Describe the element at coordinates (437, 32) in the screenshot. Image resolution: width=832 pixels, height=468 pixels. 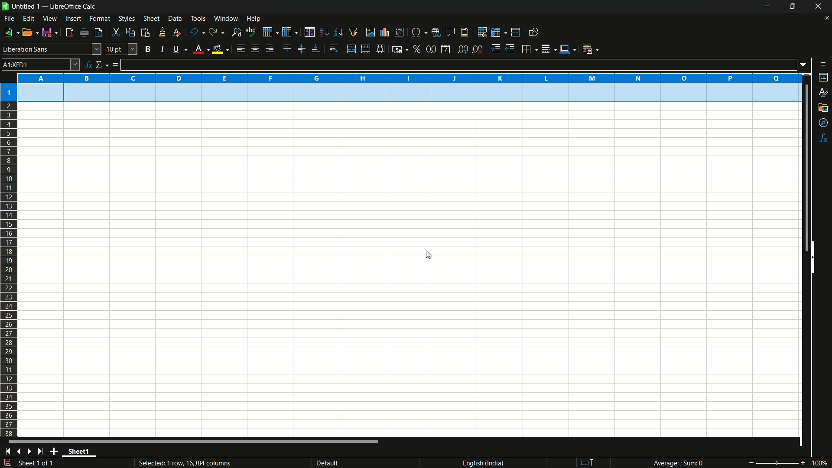
I see `insert hyperlink` at that location.